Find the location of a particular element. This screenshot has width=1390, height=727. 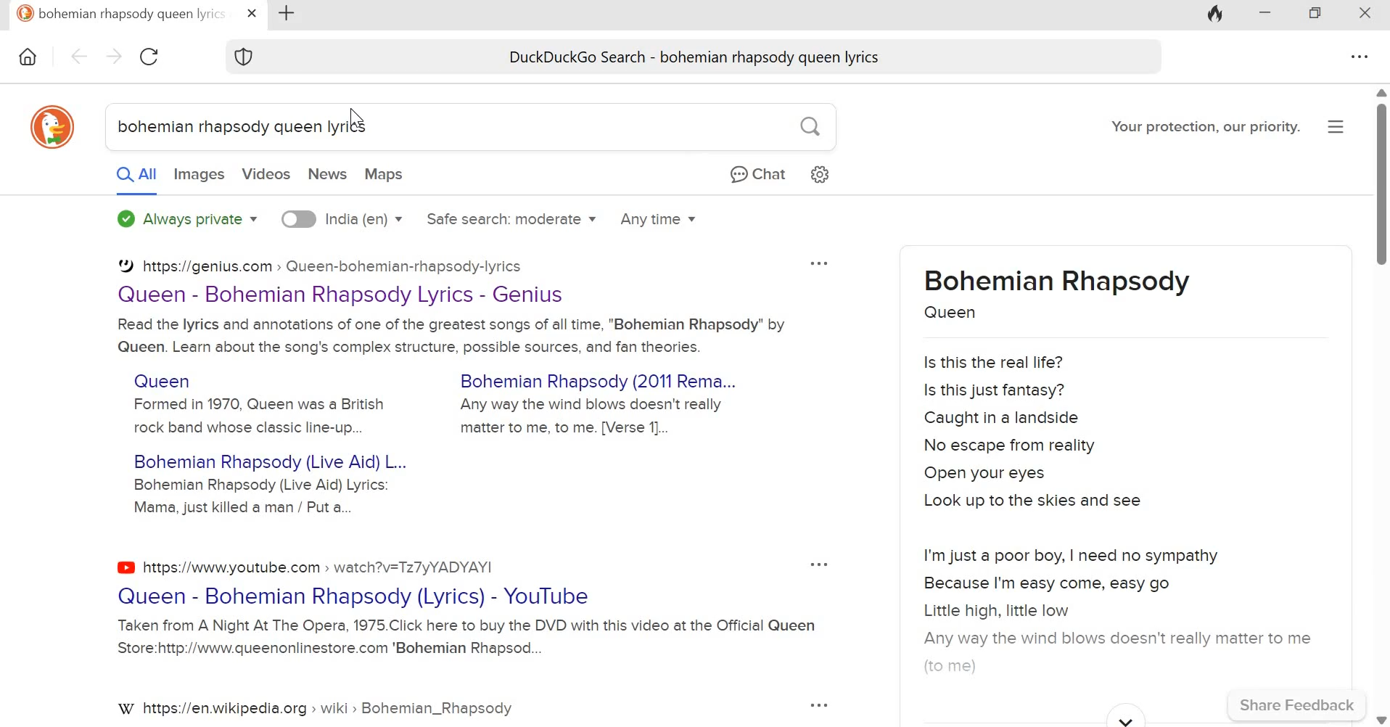

https://en.wikipedia.org > wiki > Bohemian_Rhapsody is located at coordinates (315, 708).